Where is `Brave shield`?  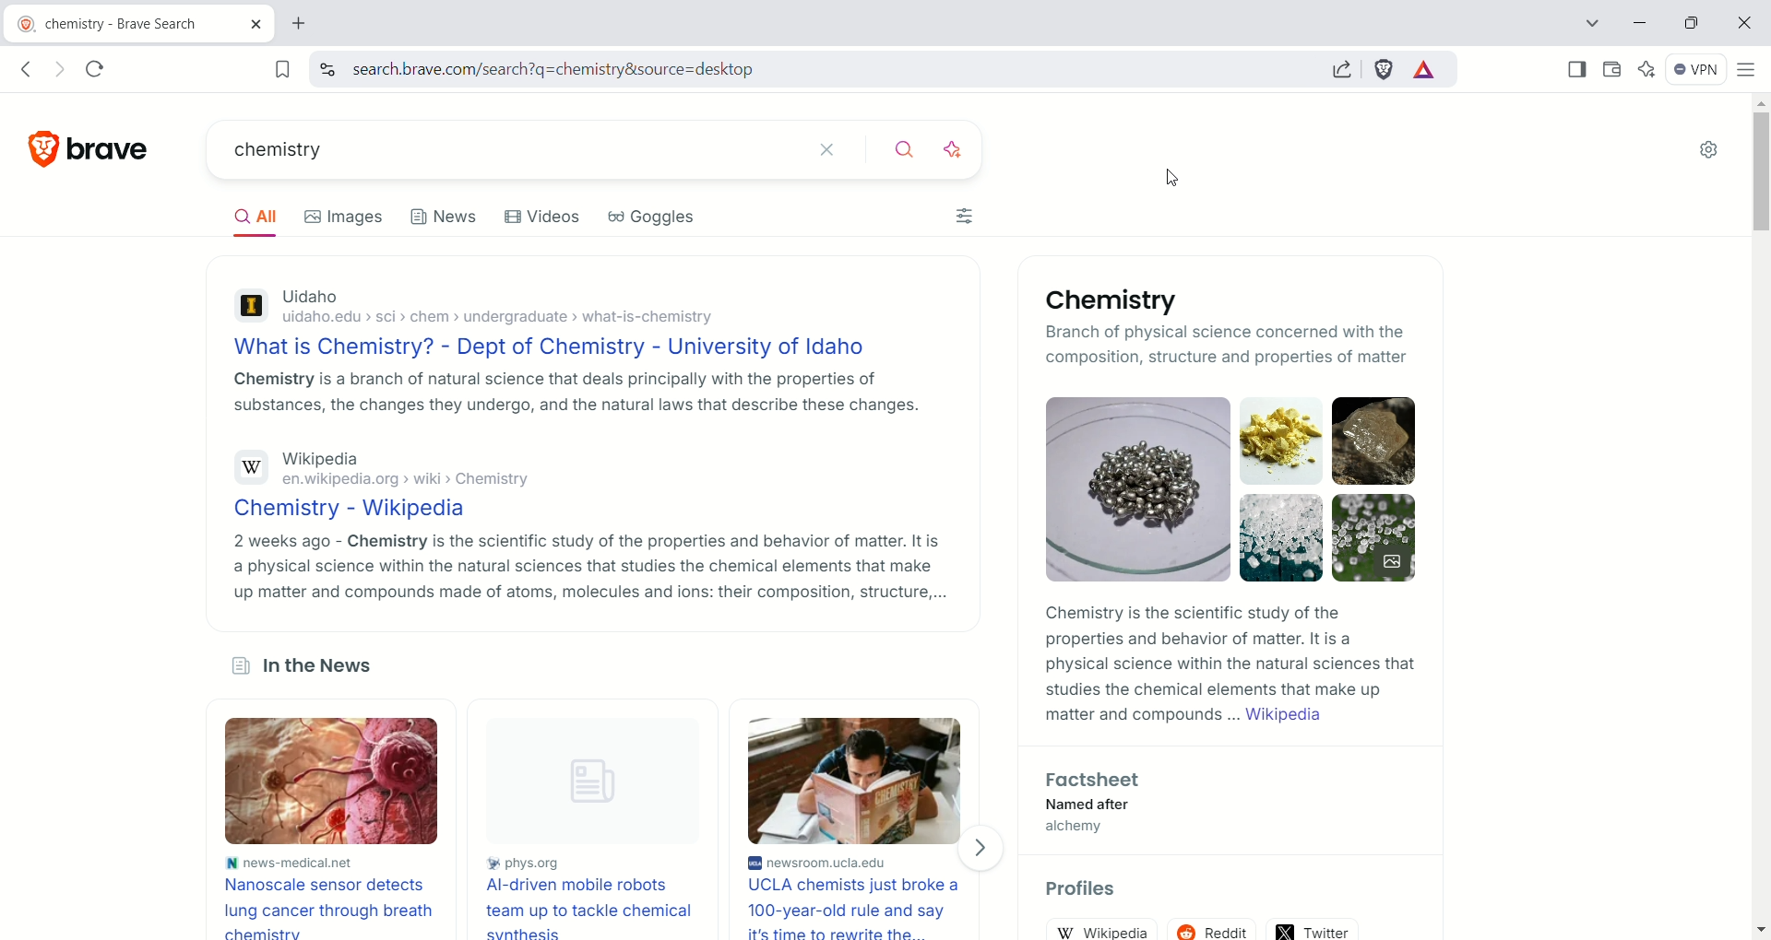 Brave shield is located at coordinates (1385, 68).